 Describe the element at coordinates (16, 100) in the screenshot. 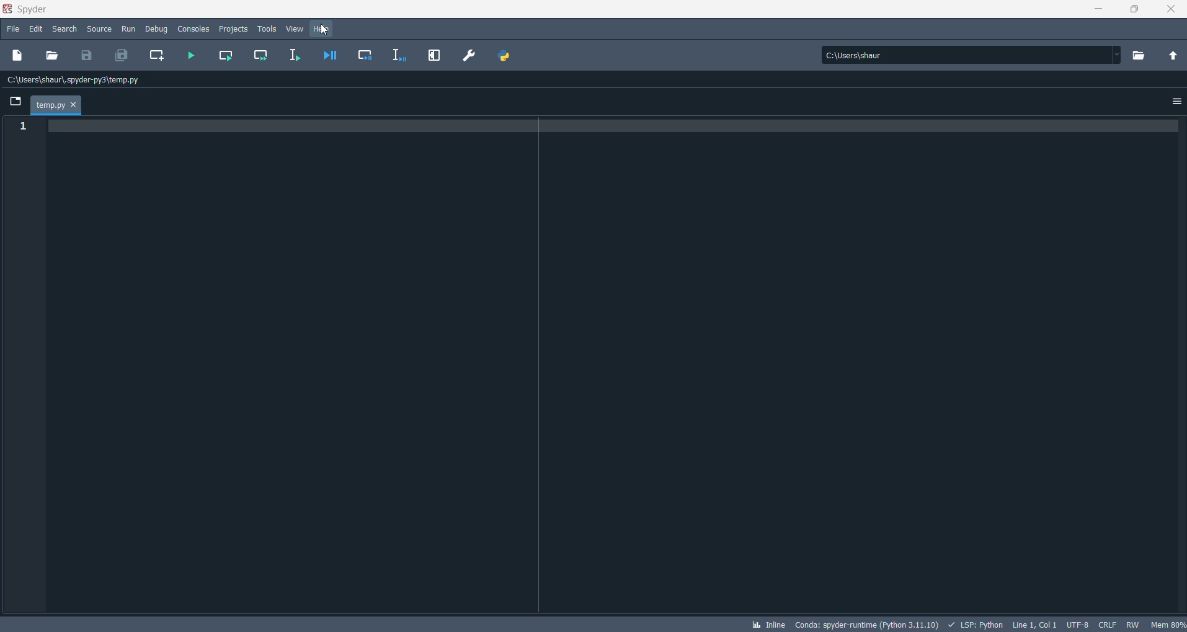

I see `browse tabs` at that location.